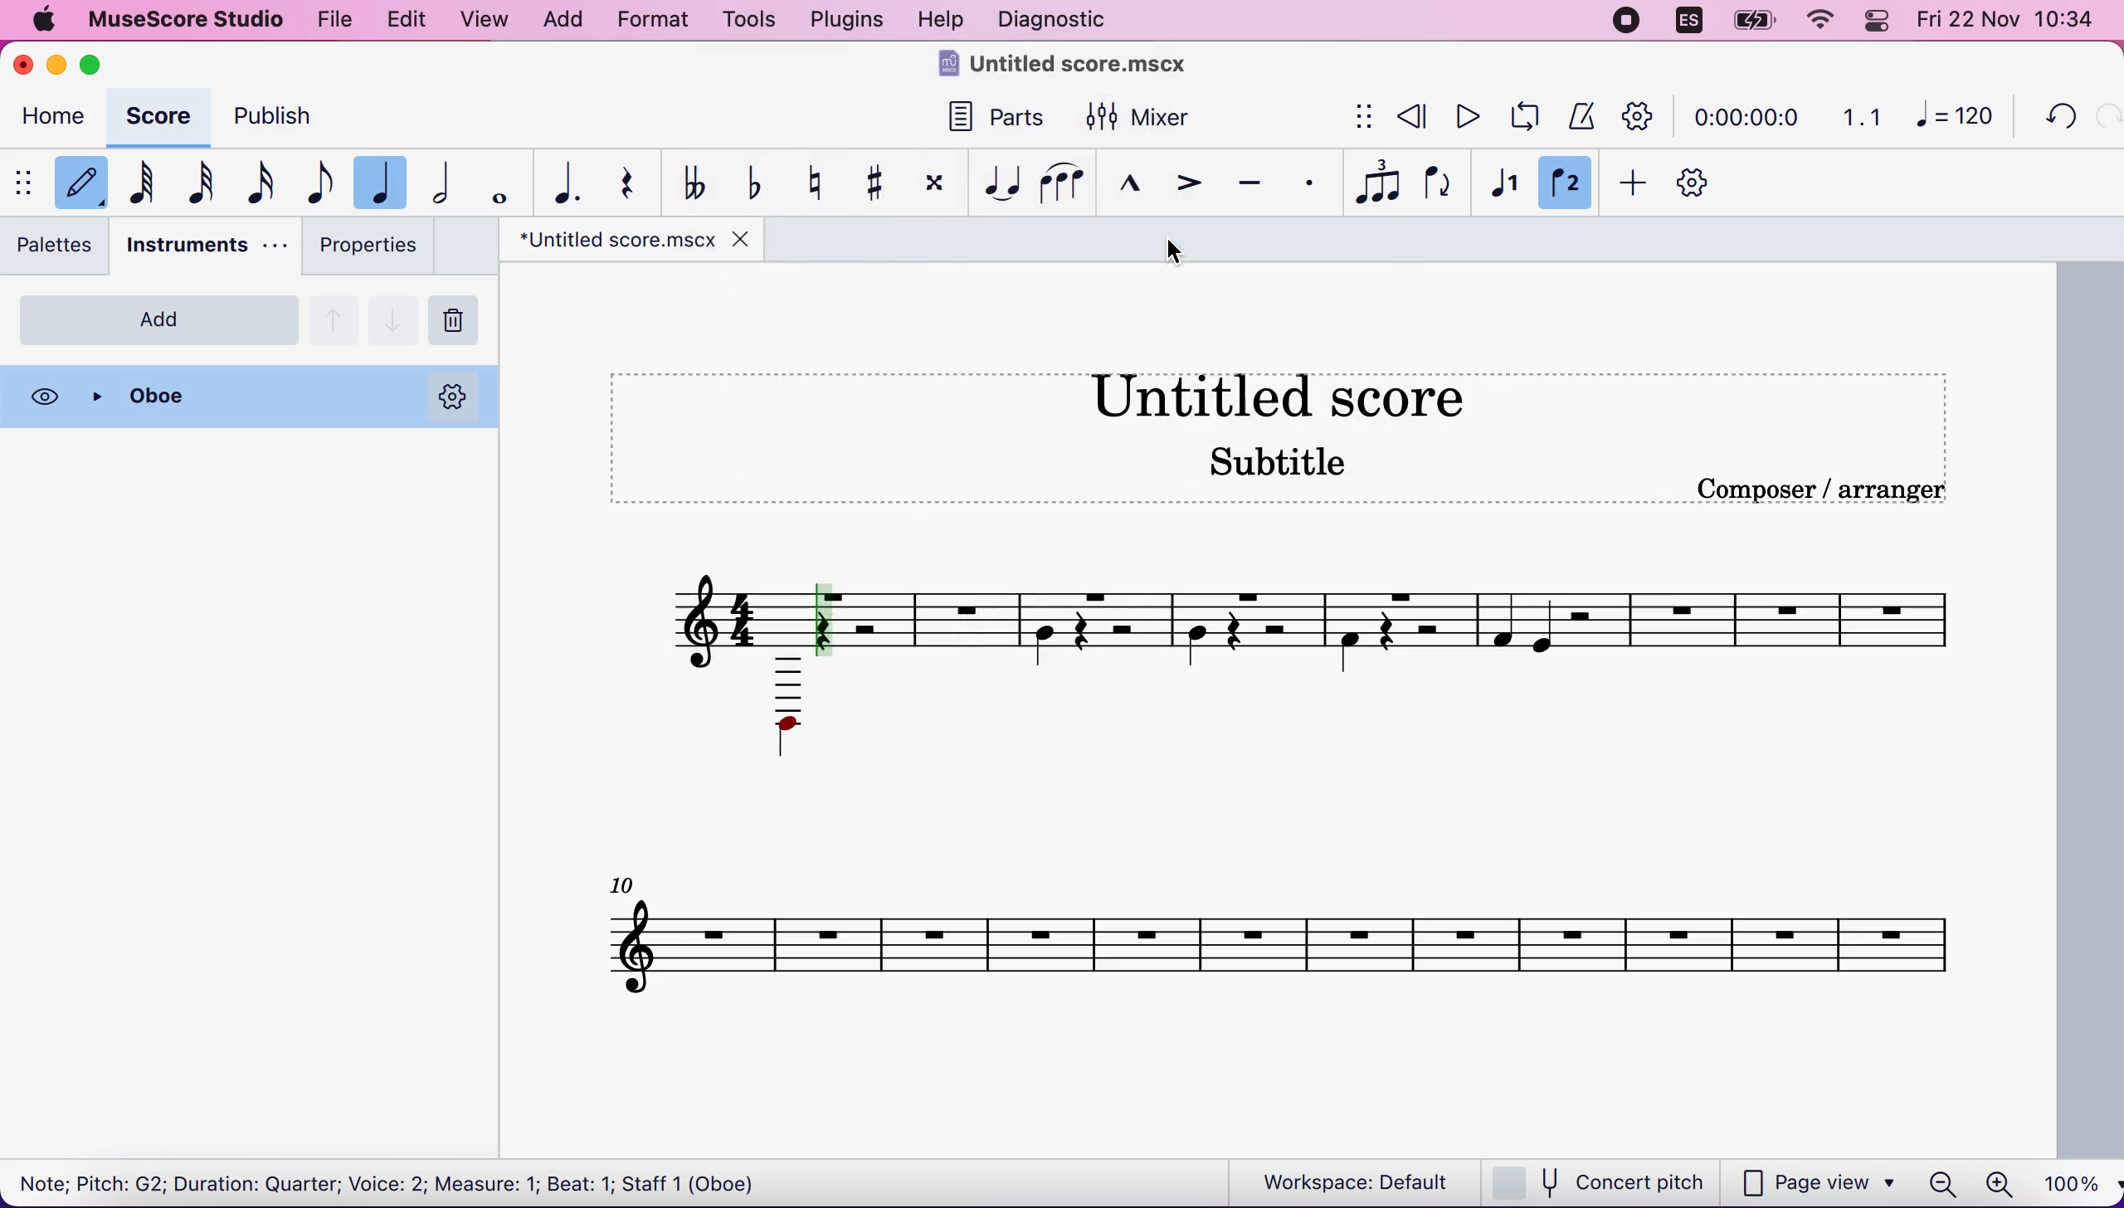 The image size is (2124, 1208). What do you see at coordinates (1956, 114) in the screenshot?
I see `120` at bounding box center [1956, 114].